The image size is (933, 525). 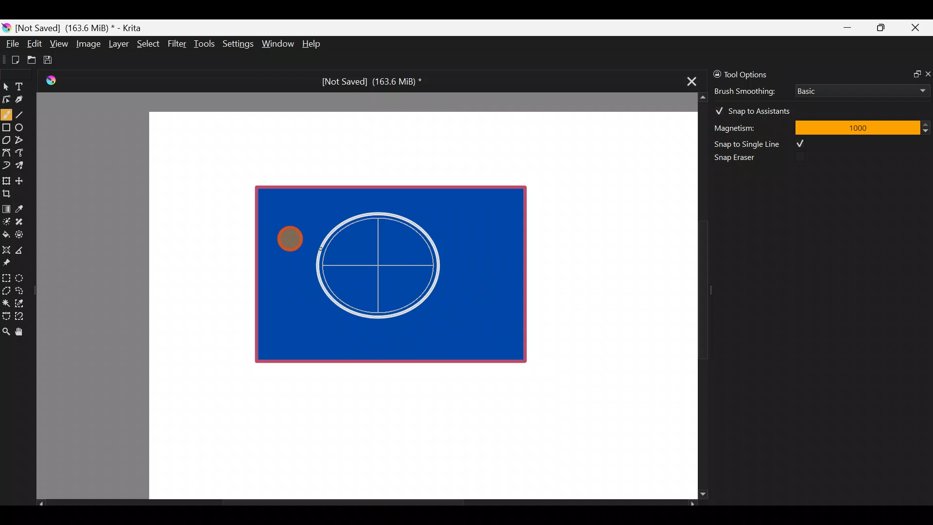 What do you see at coordinates (927, 73) in the screenshot?
I see `Close docker` at bounding box center [927, 73].